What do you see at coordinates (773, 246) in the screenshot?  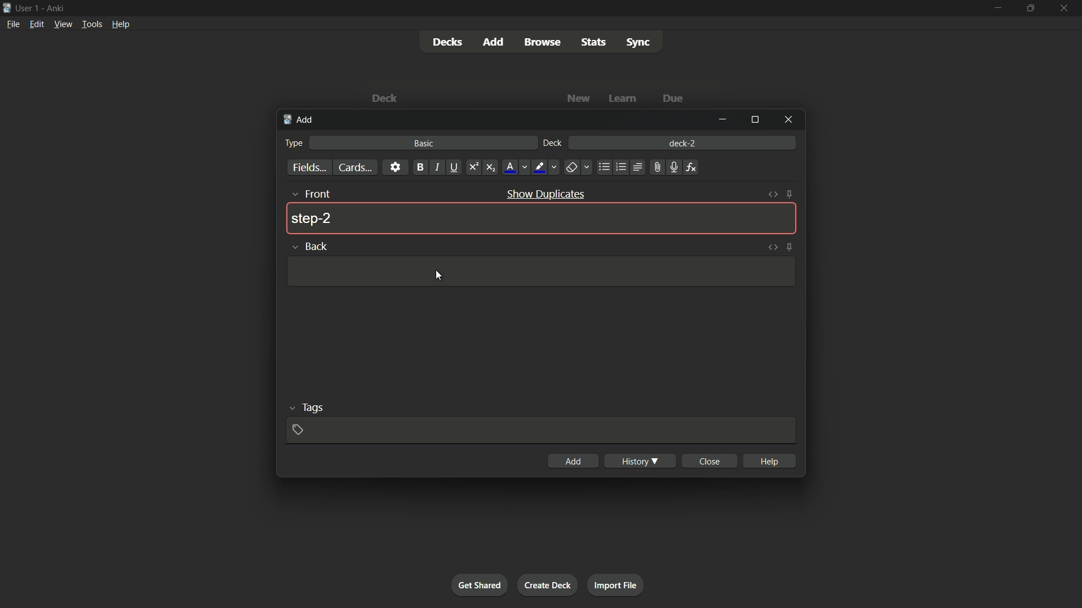 I see `toggle html editor` at bounding box center [773, 246].